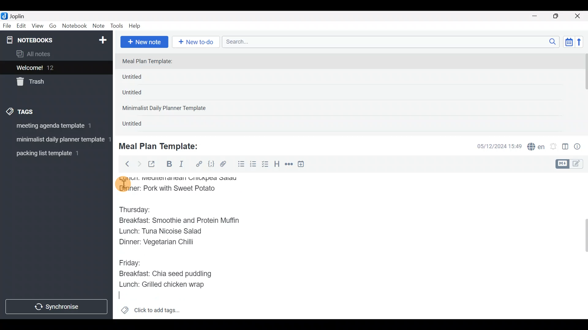 This screenshot has width=588, height=330. I want to click on Toggle external editing, so click(154, 164).